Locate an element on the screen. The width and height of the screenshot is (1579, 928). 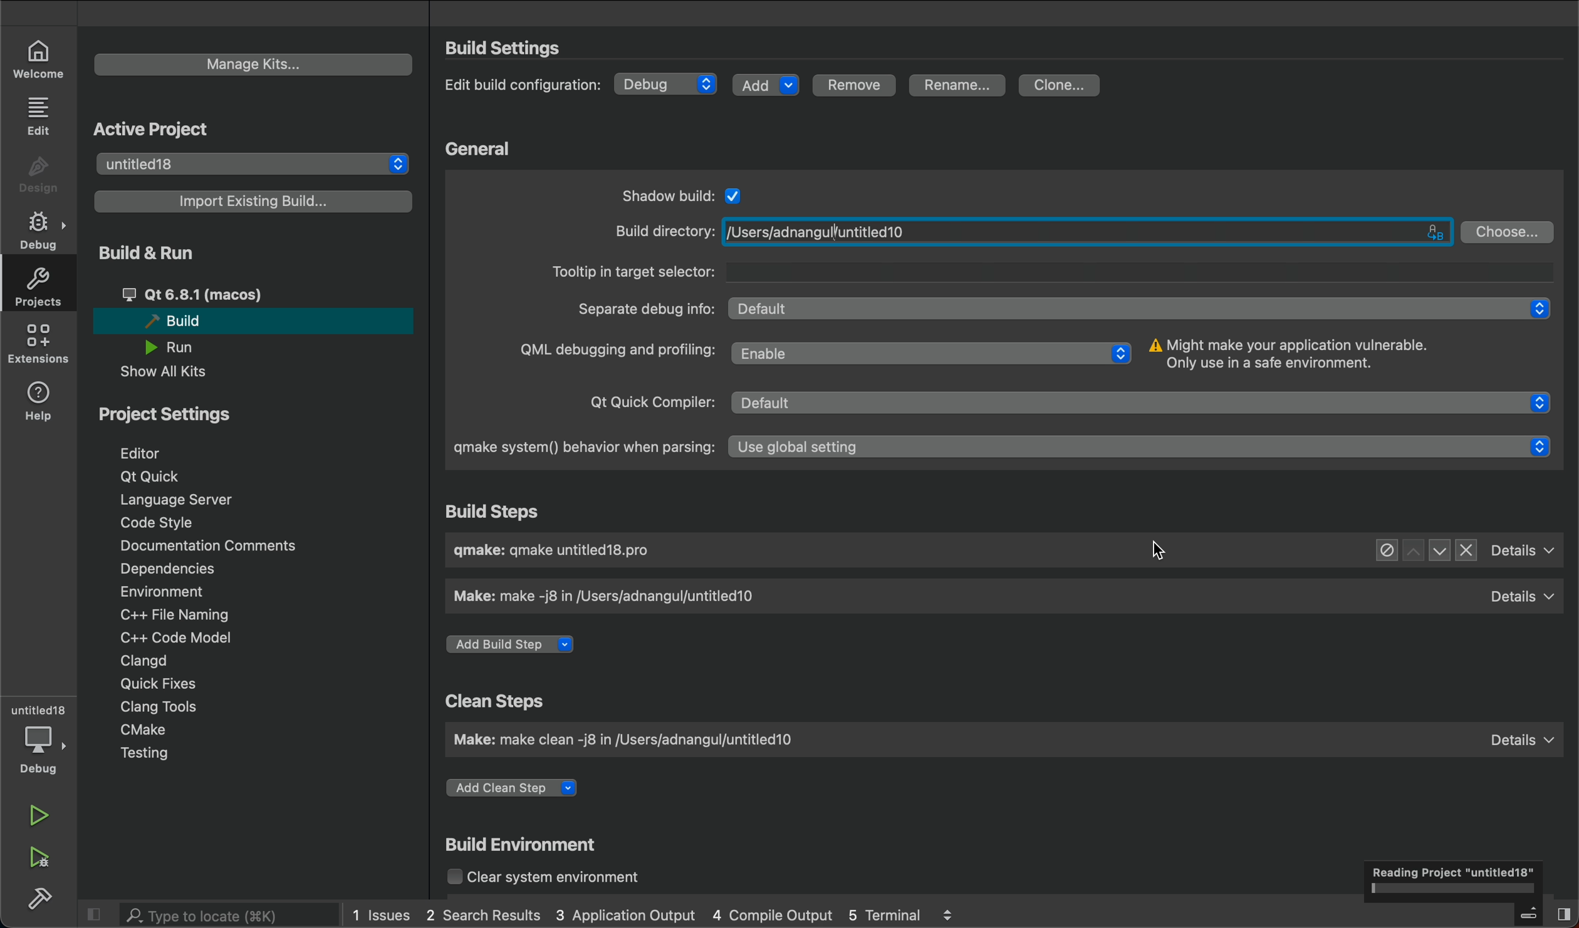
Details is located at coordinates (1519, 735).